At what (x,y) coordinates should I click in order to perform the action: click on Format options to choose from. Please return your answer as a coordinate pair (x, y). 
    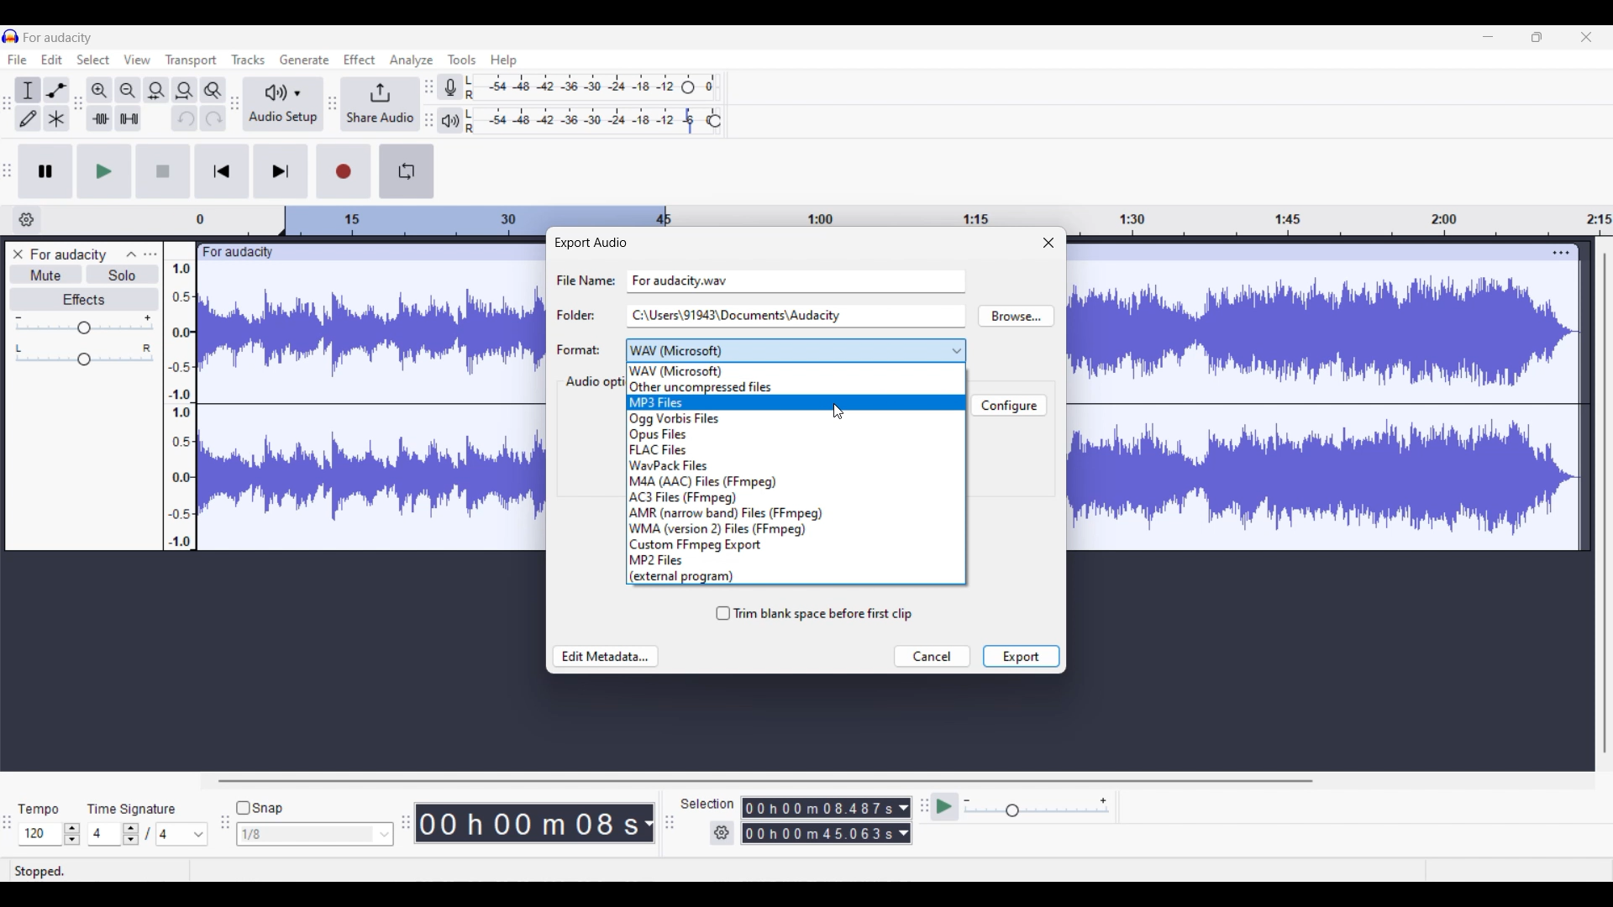
    Looking at the image, I should click on (796, 351).